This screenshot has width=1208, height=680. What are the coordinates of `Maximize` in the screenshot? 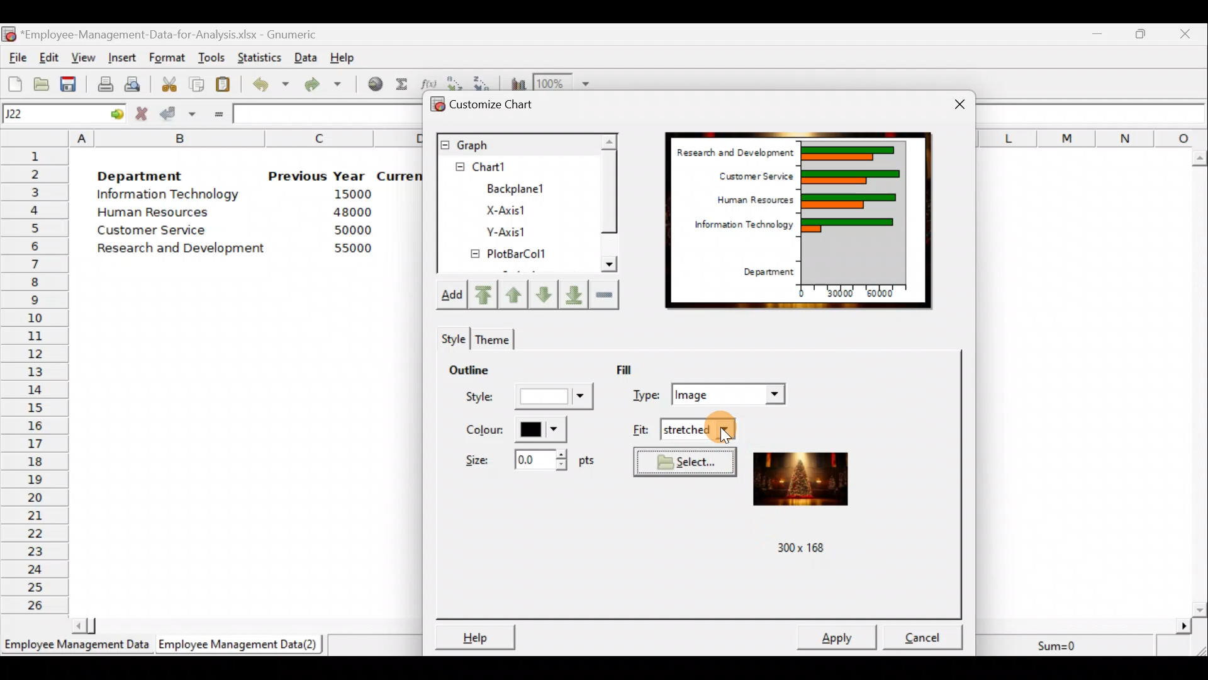 It's located at (1143, 34).